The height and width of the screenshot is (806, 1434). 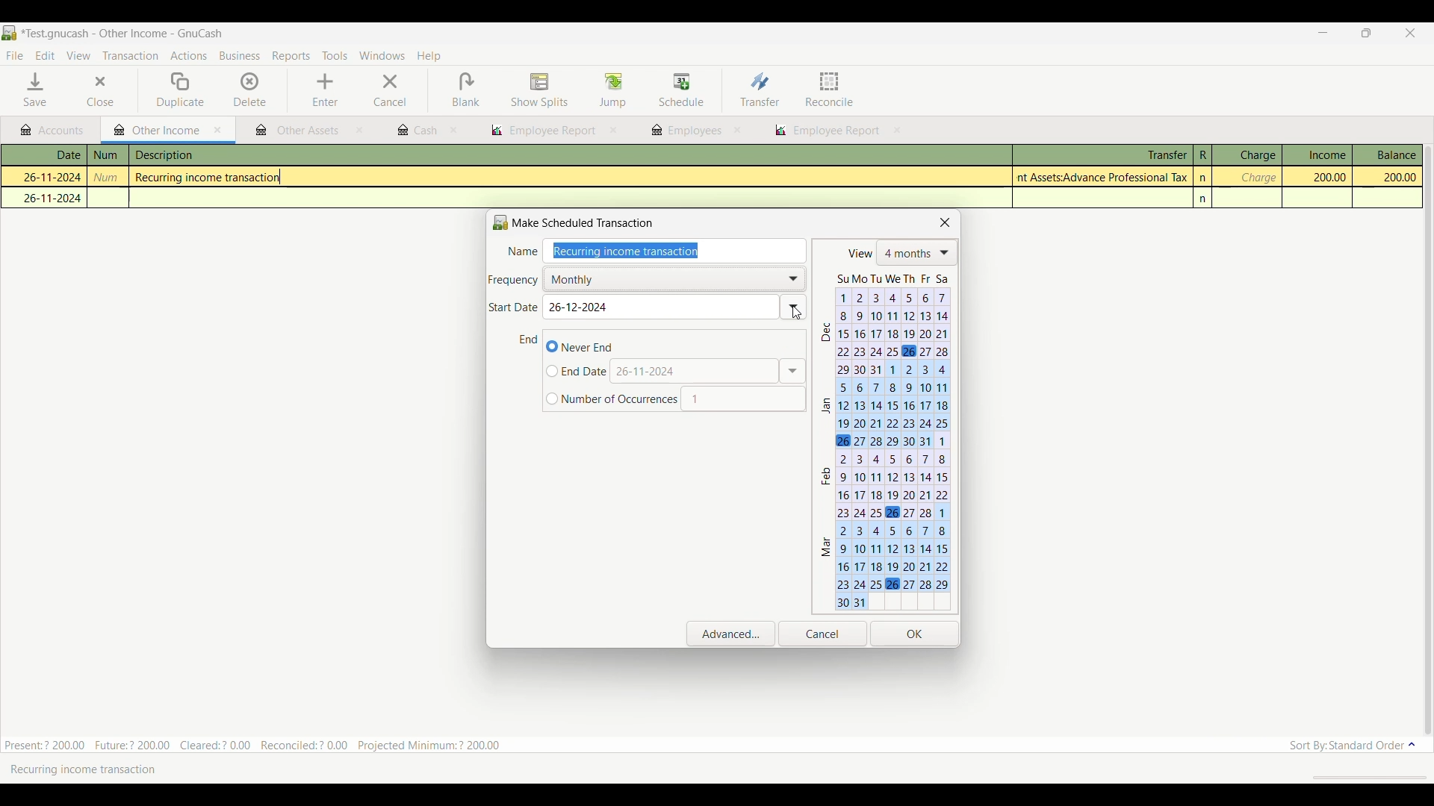 What do you see at coordinates (915, 634) in the screenshot?
I see `Save inputs` at bounding box center [915, 634].